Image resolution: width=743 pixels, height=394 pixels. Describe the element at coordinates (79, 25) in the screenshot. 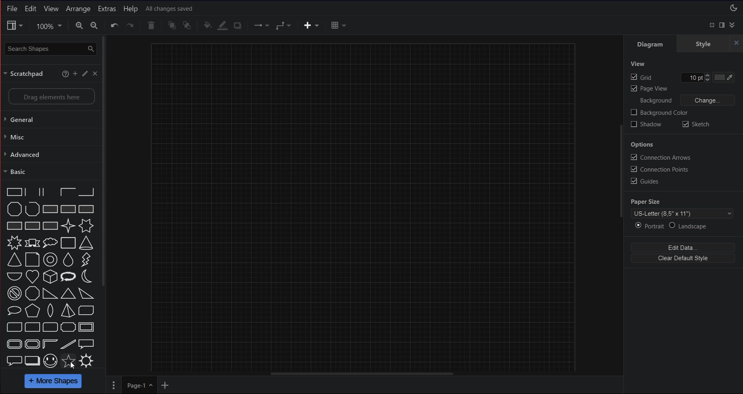

I see `Zoom in` at that location.